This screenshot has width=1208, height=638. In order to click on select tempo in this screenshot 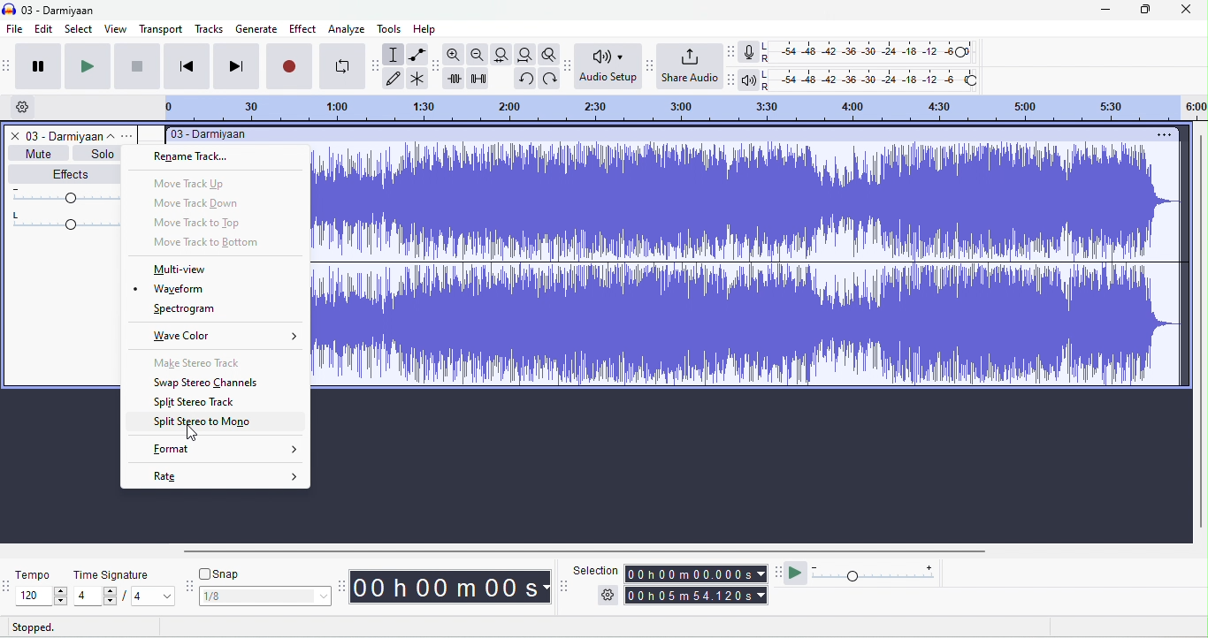, I will do `click(37, 597)`.